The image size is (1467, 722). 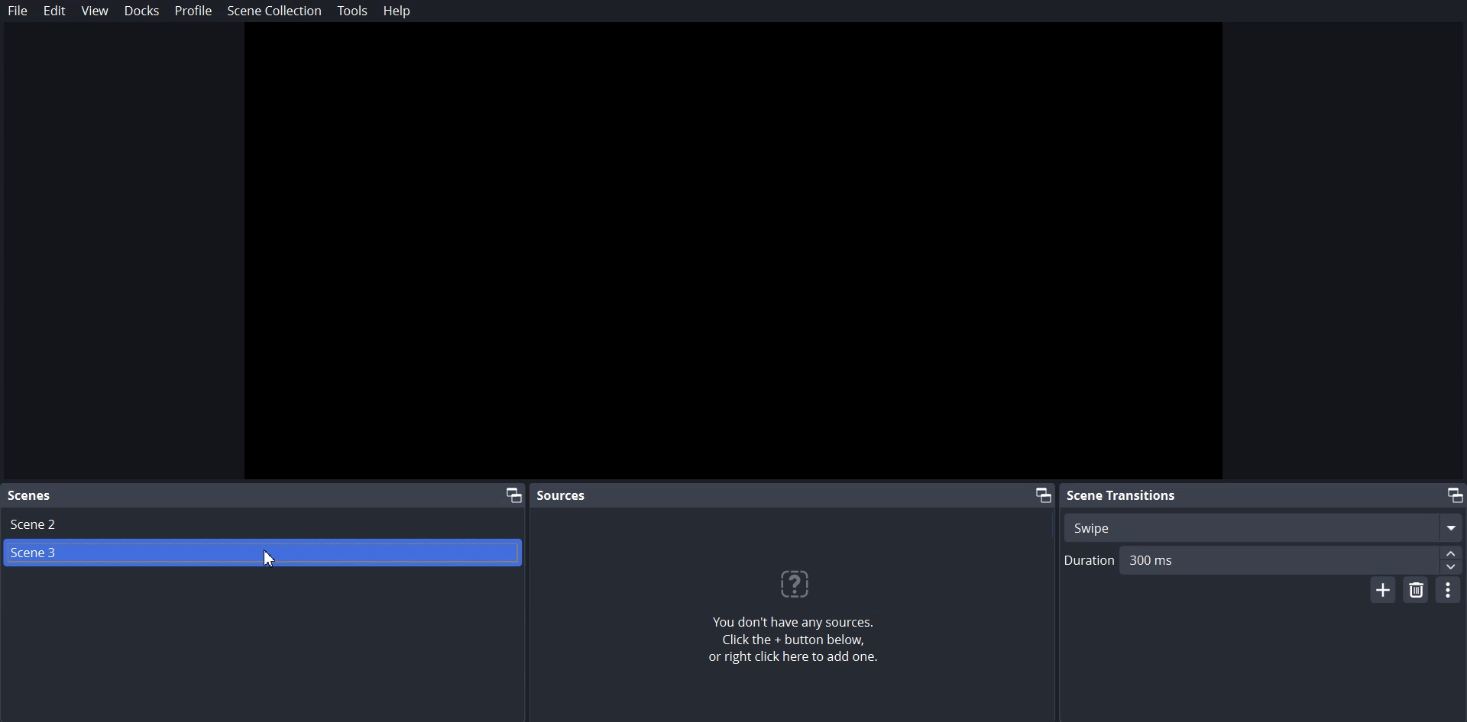 What do you see at coordinates (268, 559) in the screenshot?
I see `Cursor` at bounding box center [268, 559].